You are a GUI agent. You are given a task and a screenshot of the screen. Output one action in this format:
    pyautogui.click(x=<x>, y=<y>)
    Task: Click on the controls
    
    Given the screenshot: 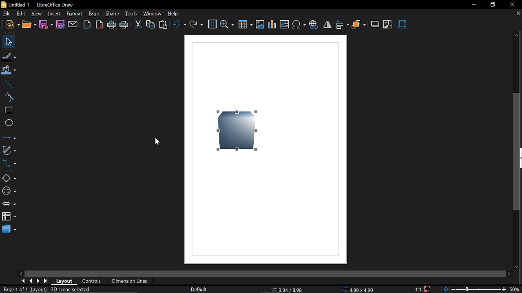 What is the action you would take?
    pyautogui.click(x=93, y=281)
    